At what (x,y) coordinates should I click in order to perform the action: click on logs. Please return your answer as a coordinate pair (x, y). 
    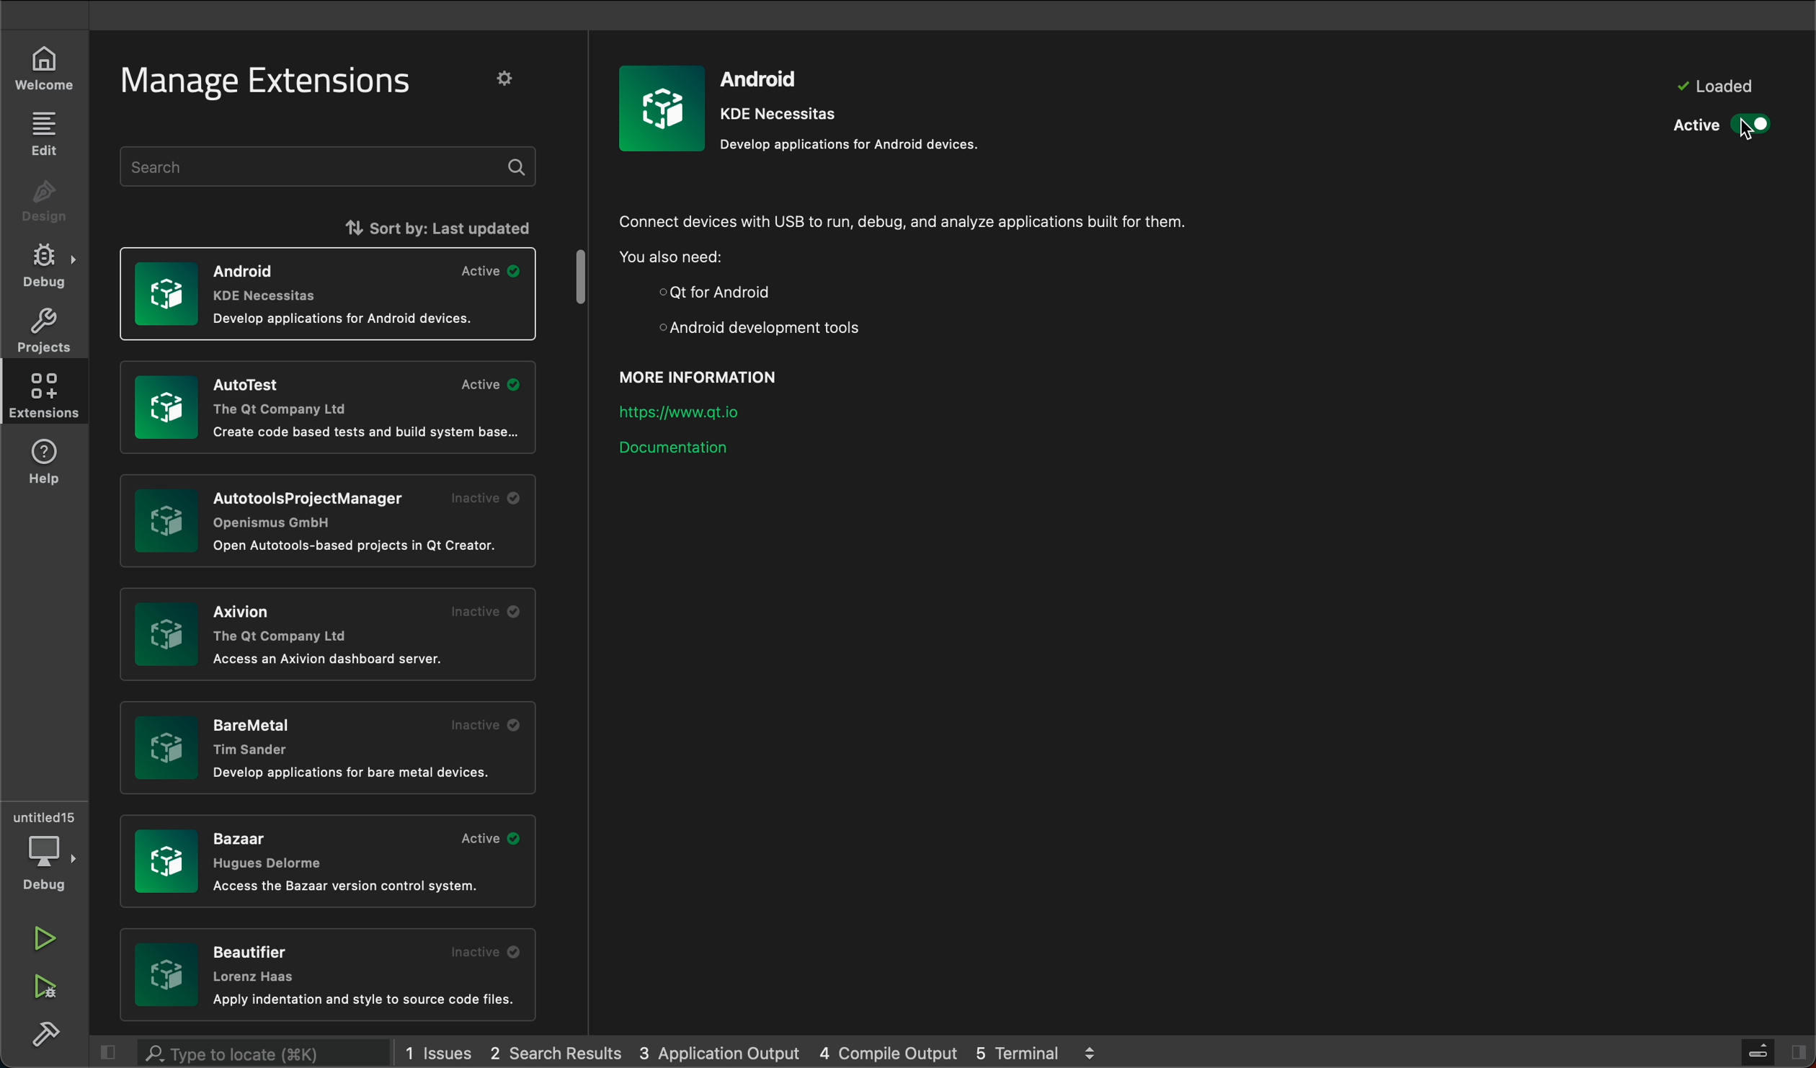
    Looking at the image, I should click on (721, 1055).